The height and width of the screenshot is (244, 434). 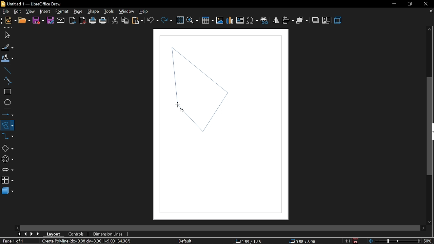 I want to click on undo, so click(x=153, y=20).